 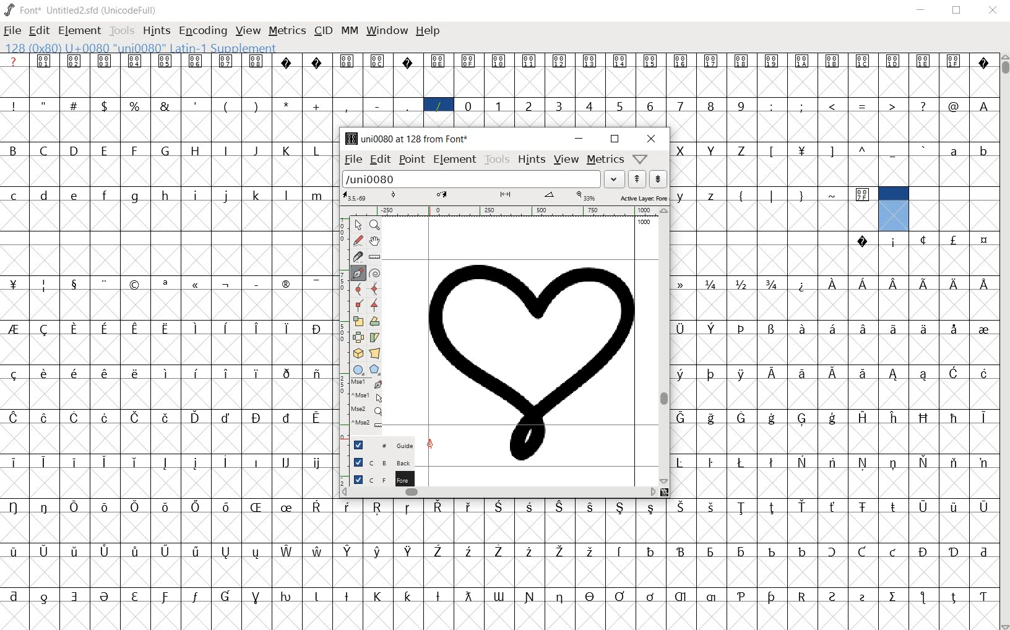 I want to click on glyph, so click(x=983, y=507).